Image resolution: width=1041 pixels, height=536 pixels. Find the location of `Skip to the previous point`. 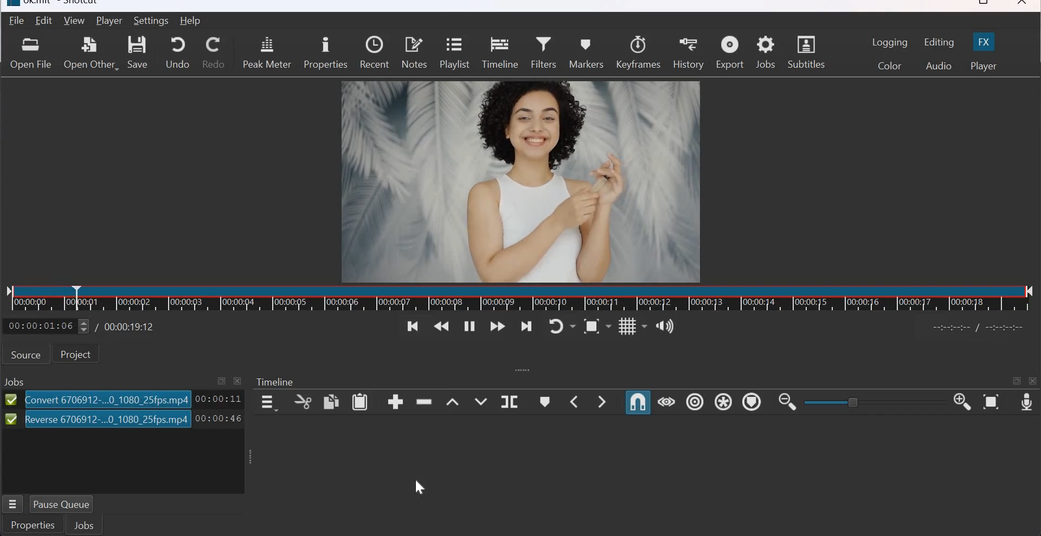

Skip to the previous point is located at coordinates (409, 326).